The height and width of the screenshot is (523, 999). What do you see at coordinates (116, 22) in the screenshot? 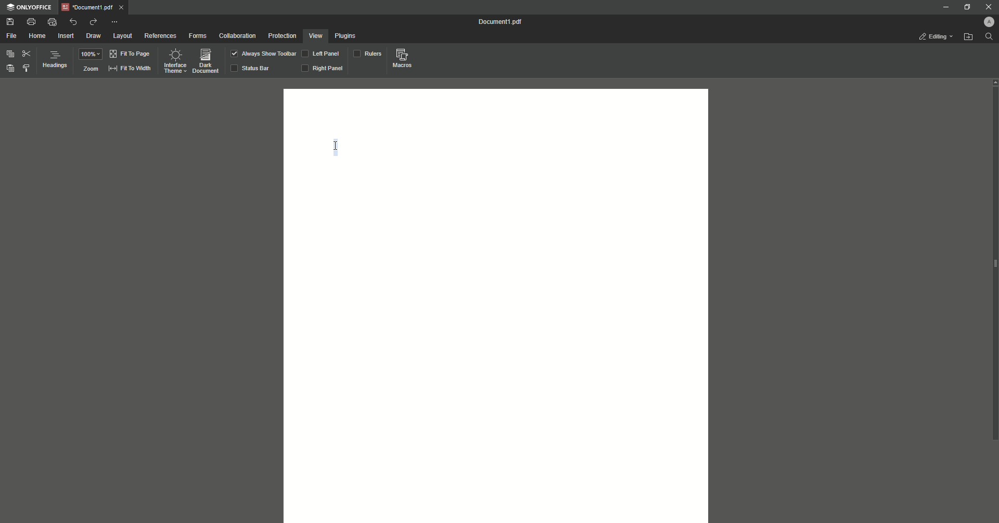
I see `Options` at bounding box center [116, 22].